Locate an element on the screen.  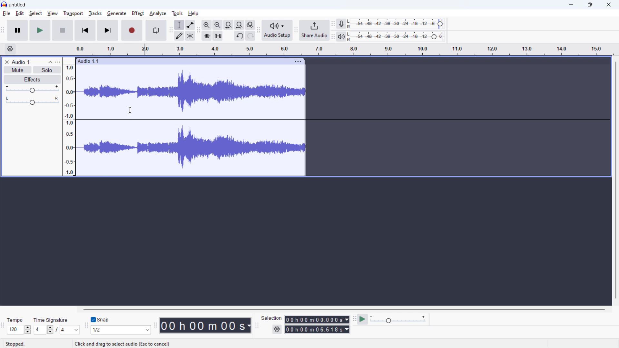
playback level is located at coordinates (397, 36).